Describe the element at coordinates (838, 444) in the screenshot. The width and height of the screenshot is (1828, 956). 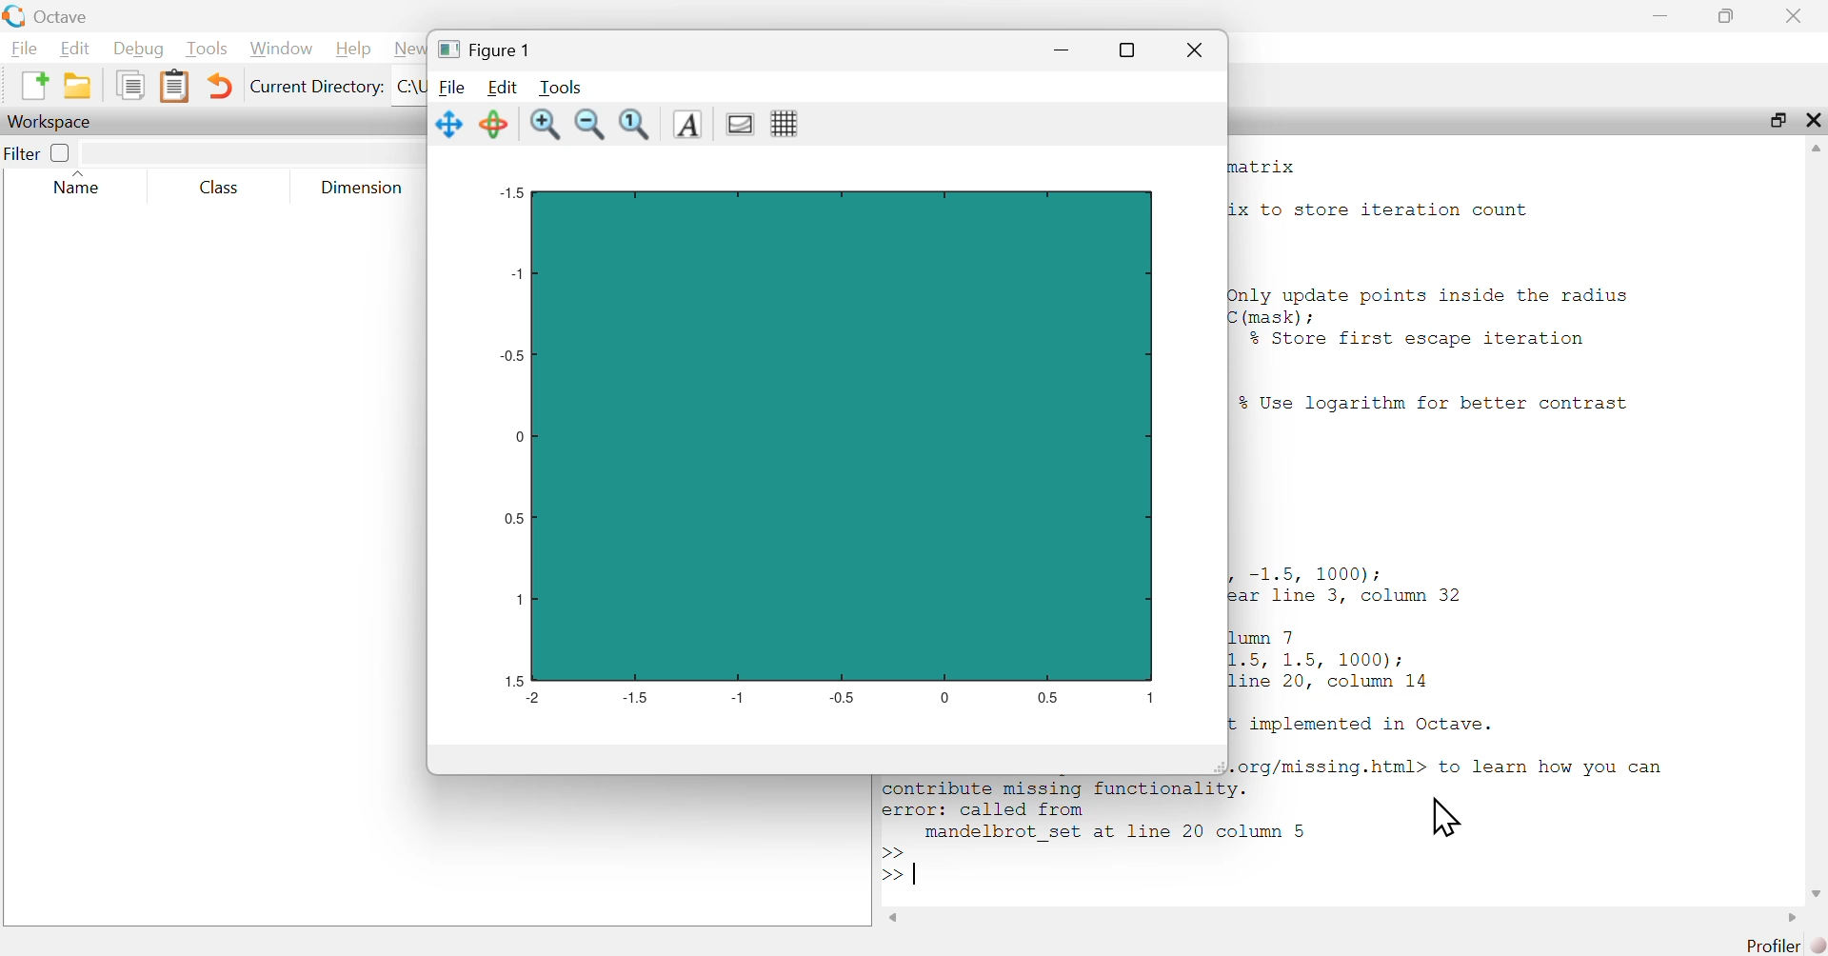
I see `Graph image` at that location.